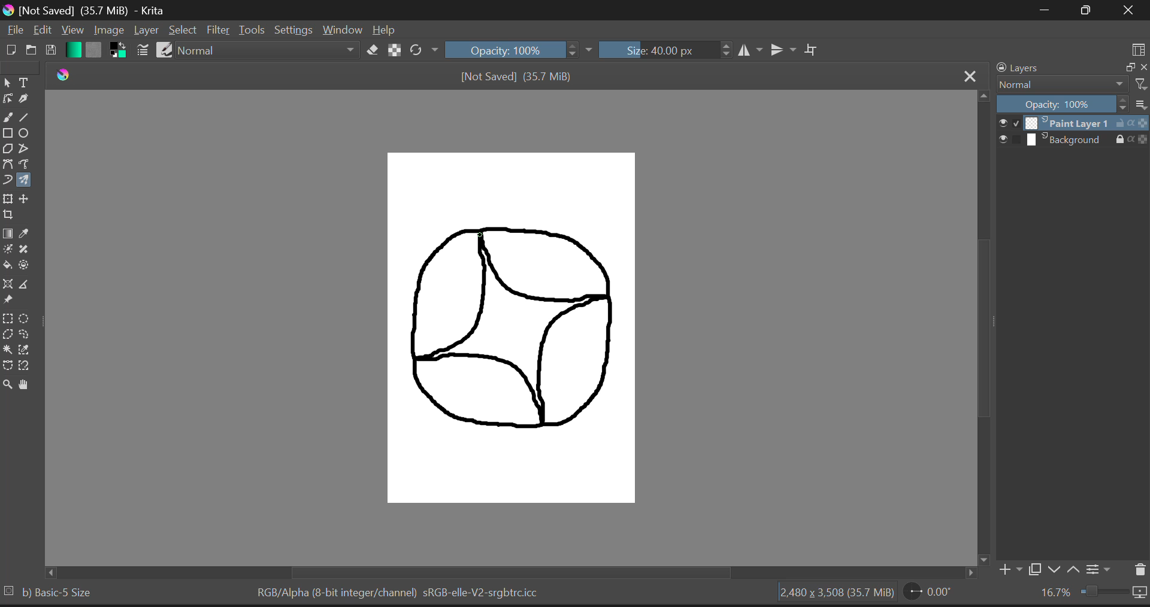 This screenshot has height=607, width=1150. I want to click on Bezier Curve, so click(8, 164).